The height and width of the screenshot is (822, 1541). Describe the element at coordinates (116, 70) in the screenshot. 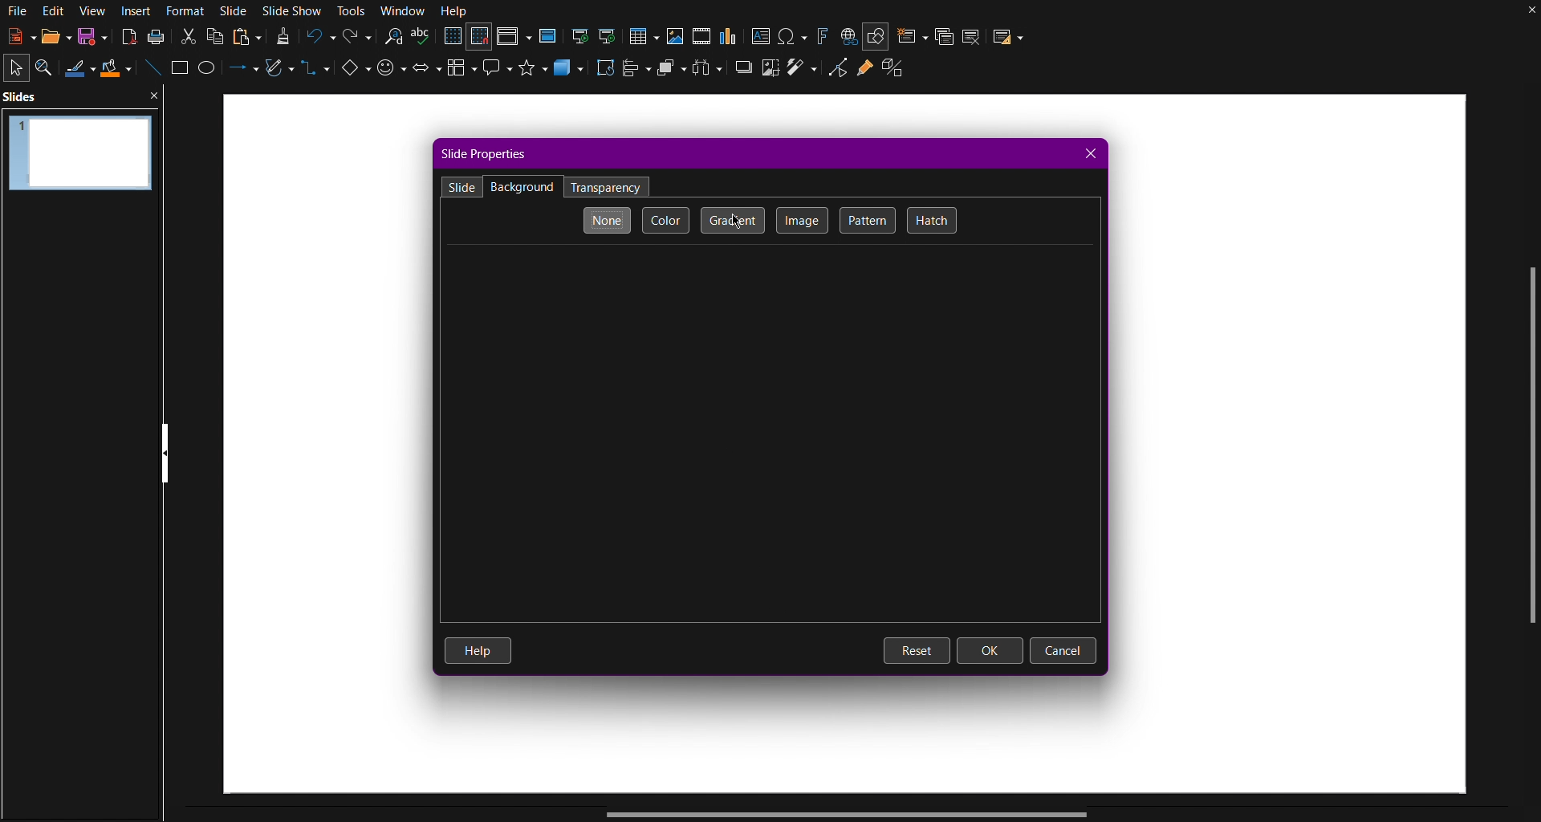

I see `Fill Color` at that location.